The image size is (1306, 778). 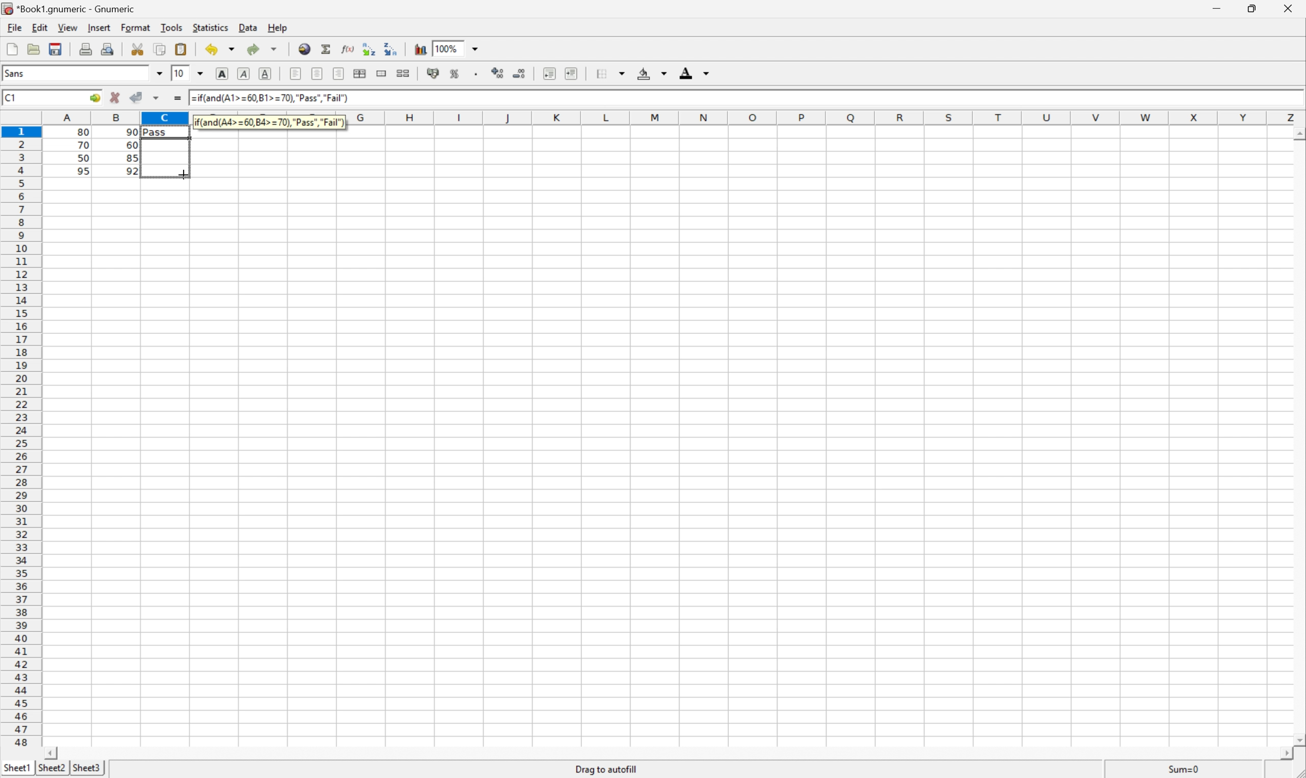 I want to click on 100%, so click(x=454, y=48).